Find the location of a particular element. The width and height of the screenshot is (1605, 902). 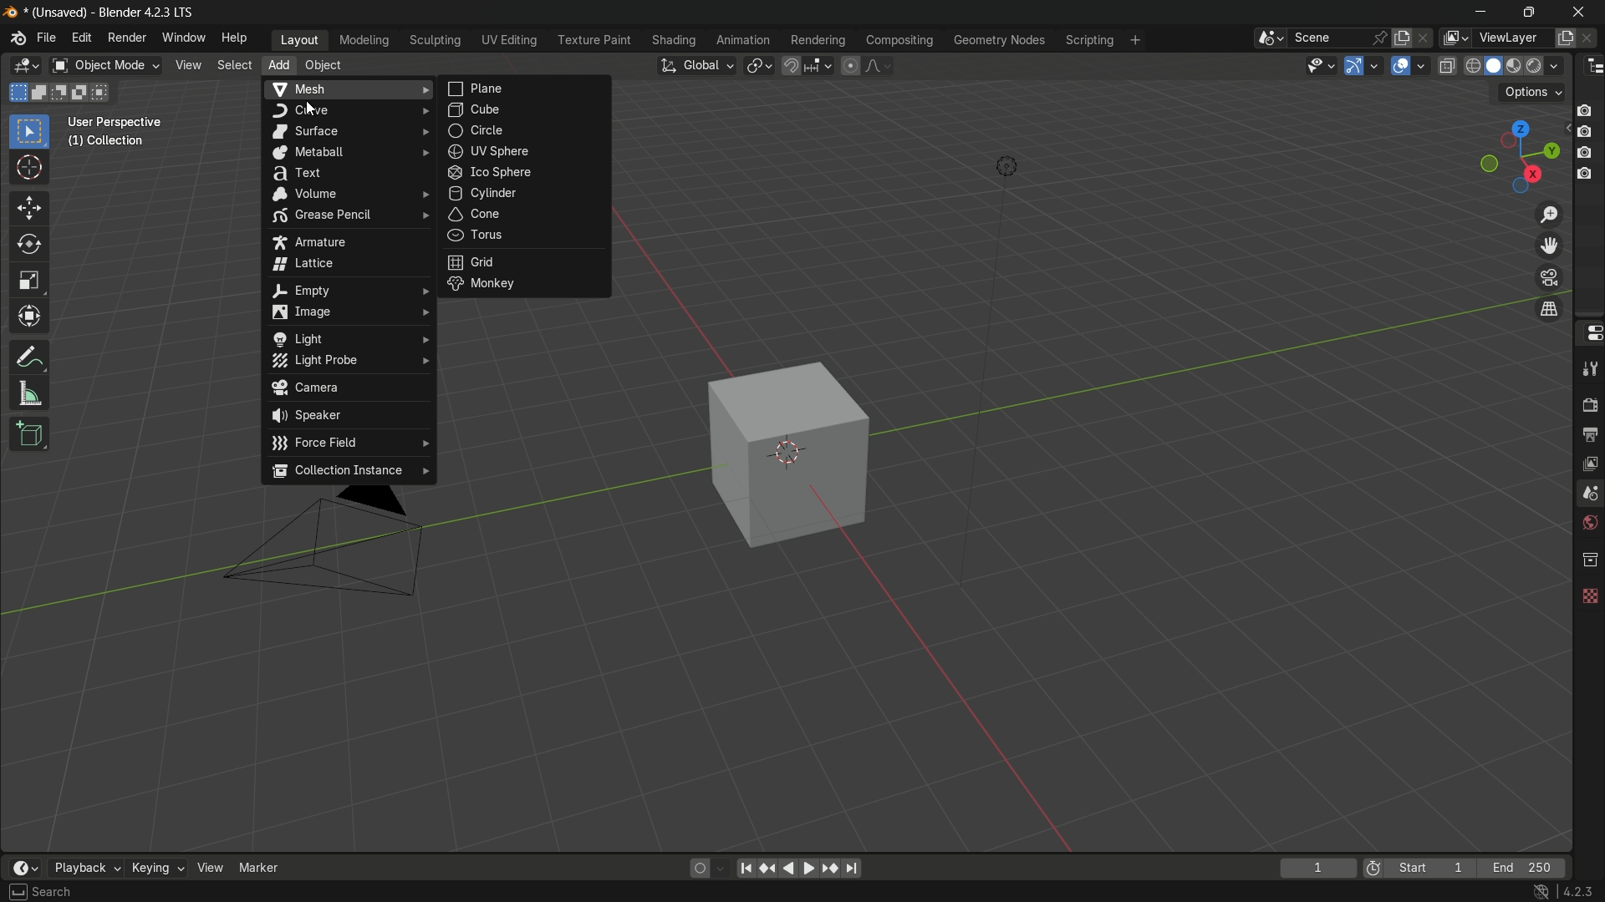

shading menu is located at coordinates (675, 41).